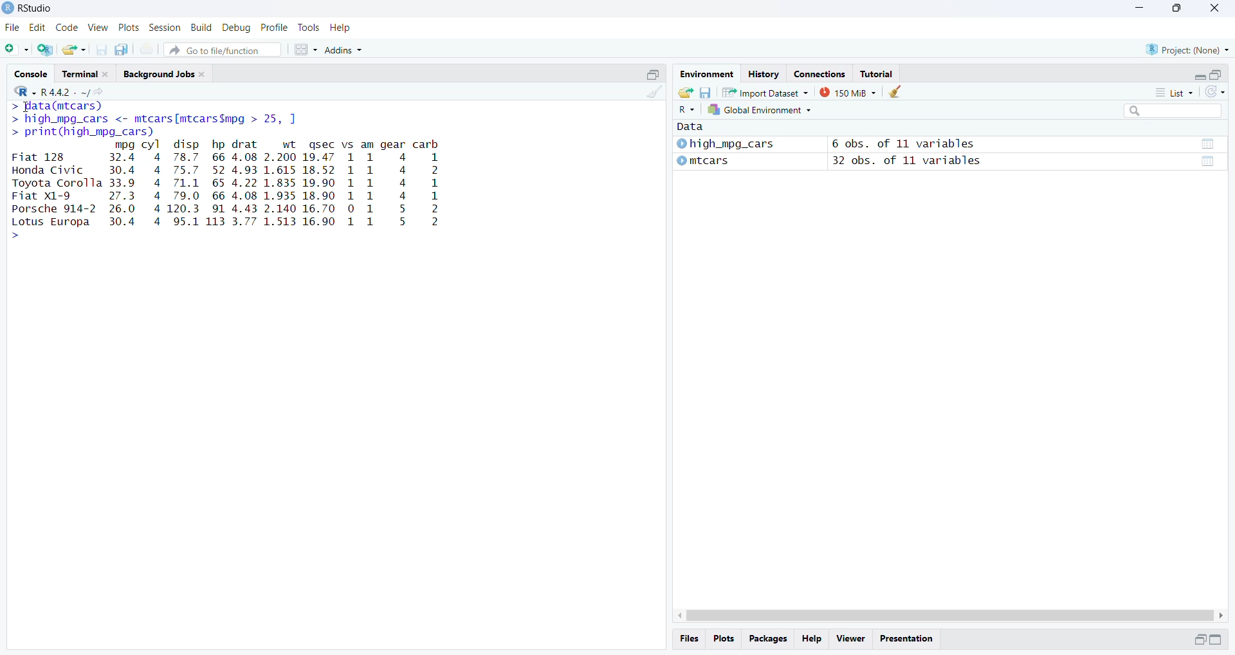  What do you see at coordinates (1174, 91) in the screenshot?
I see `List` at bounding box center [1174, 91].